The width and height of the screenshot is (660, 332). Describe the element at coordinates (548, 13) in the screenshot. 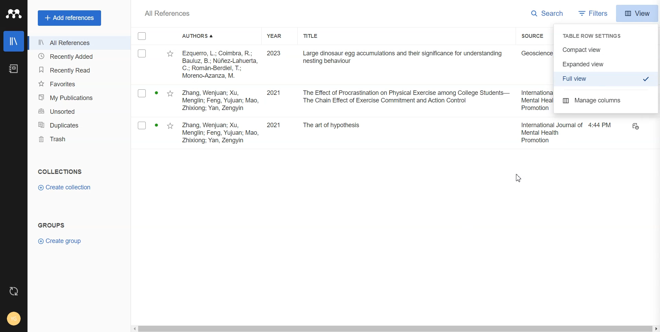

I see `Search` at that location.